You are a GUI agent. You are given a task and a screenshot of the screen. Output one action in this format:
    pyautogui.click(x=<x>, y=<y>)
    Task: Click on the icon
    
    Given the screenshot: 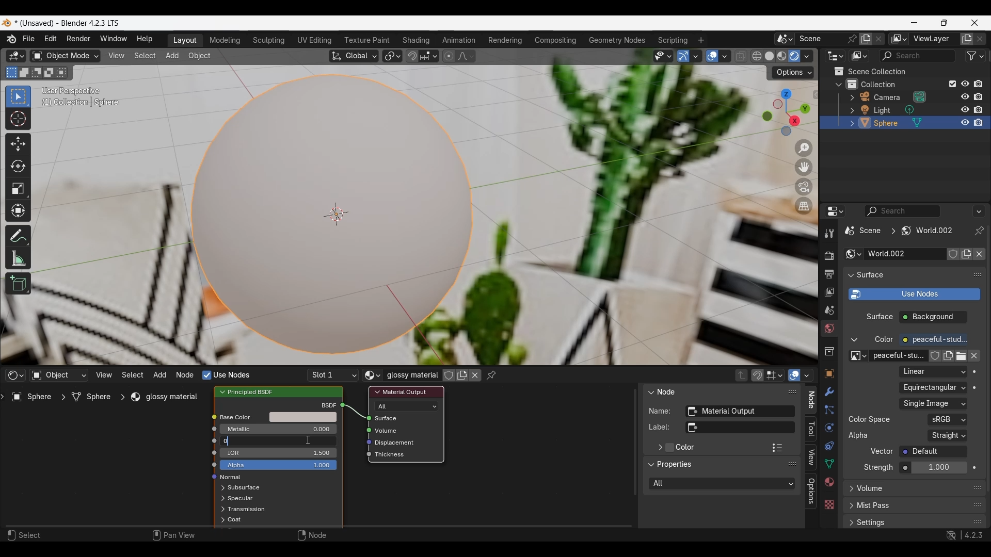 What is the action you would take?
    pyautogui.click(x=362, y=430)
    